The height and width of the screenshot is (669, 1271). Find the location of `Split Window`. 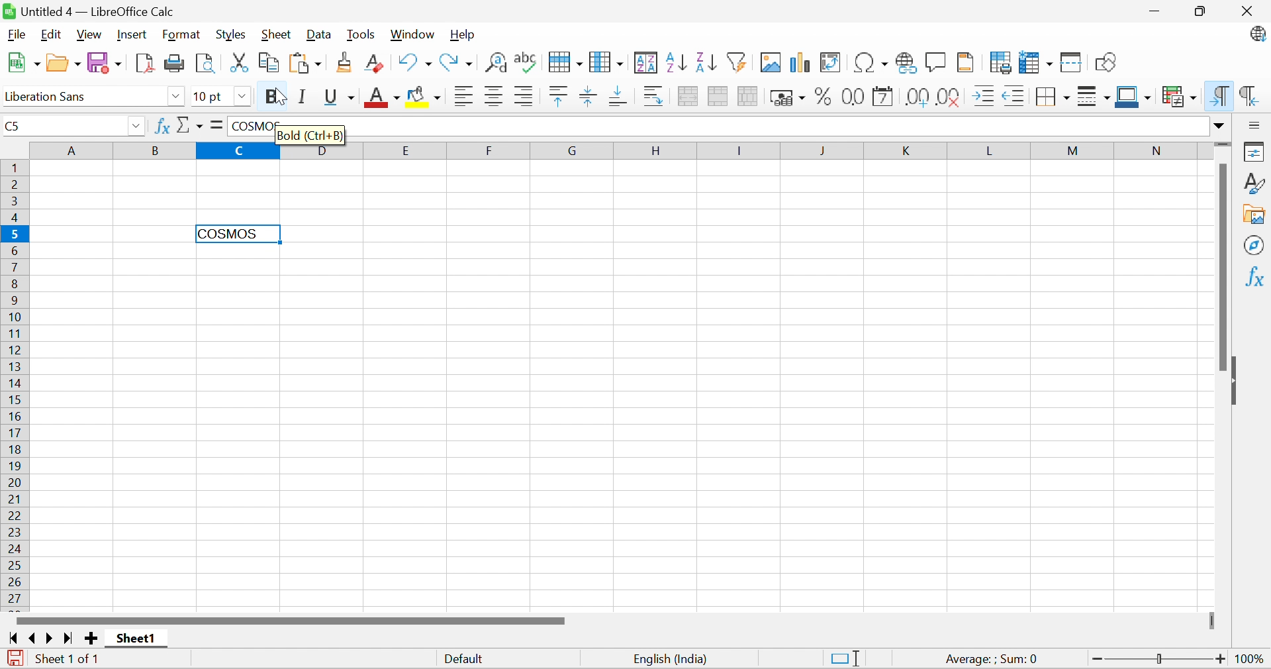

Split Window is located at coordinates (1073, 63).